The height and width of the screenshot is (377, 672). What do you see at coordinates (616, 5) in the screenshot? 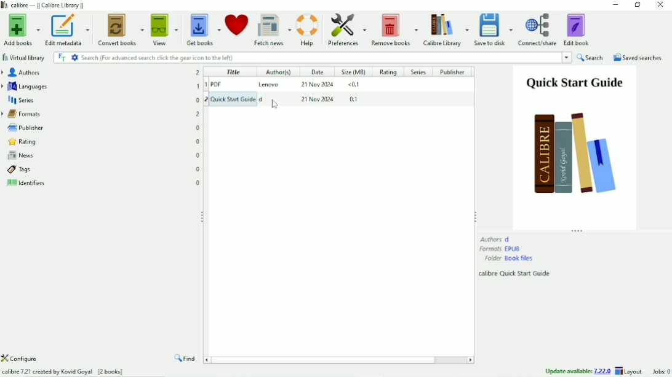
I see `Minimize` at bounding box center [616, 5].